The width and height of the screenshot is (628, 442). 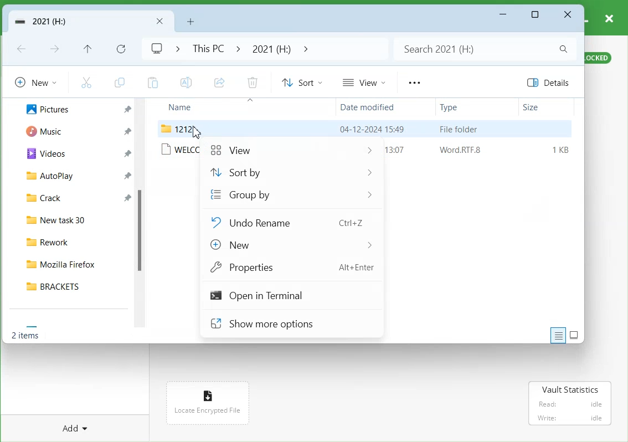 I want to click on Refresh, so click(x=120, y=48).